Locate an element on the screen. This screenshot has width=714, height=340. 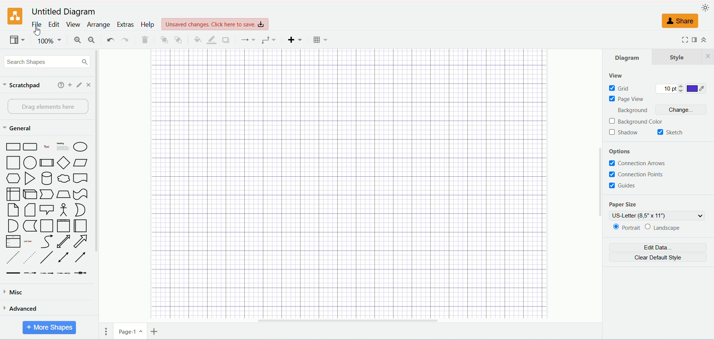
Process is located at coordinates (47, 164).